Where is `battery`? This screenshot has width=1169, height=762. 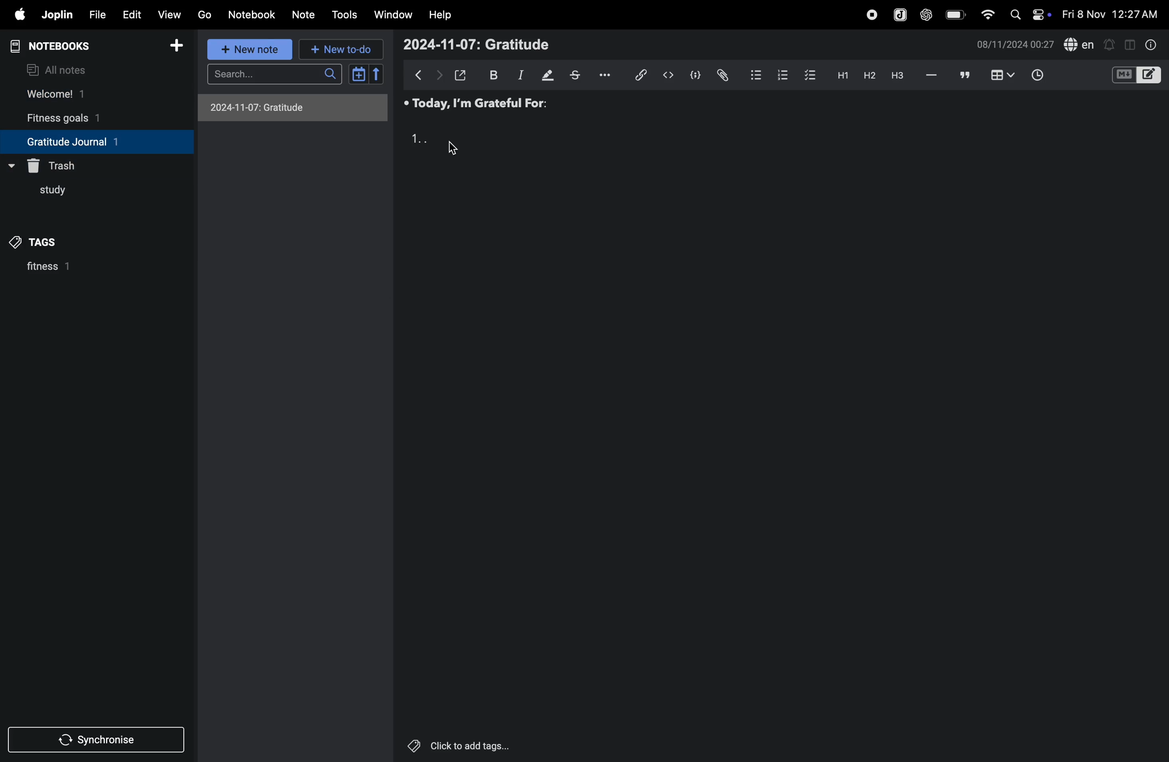
battery is located at coordinates (953, 14).